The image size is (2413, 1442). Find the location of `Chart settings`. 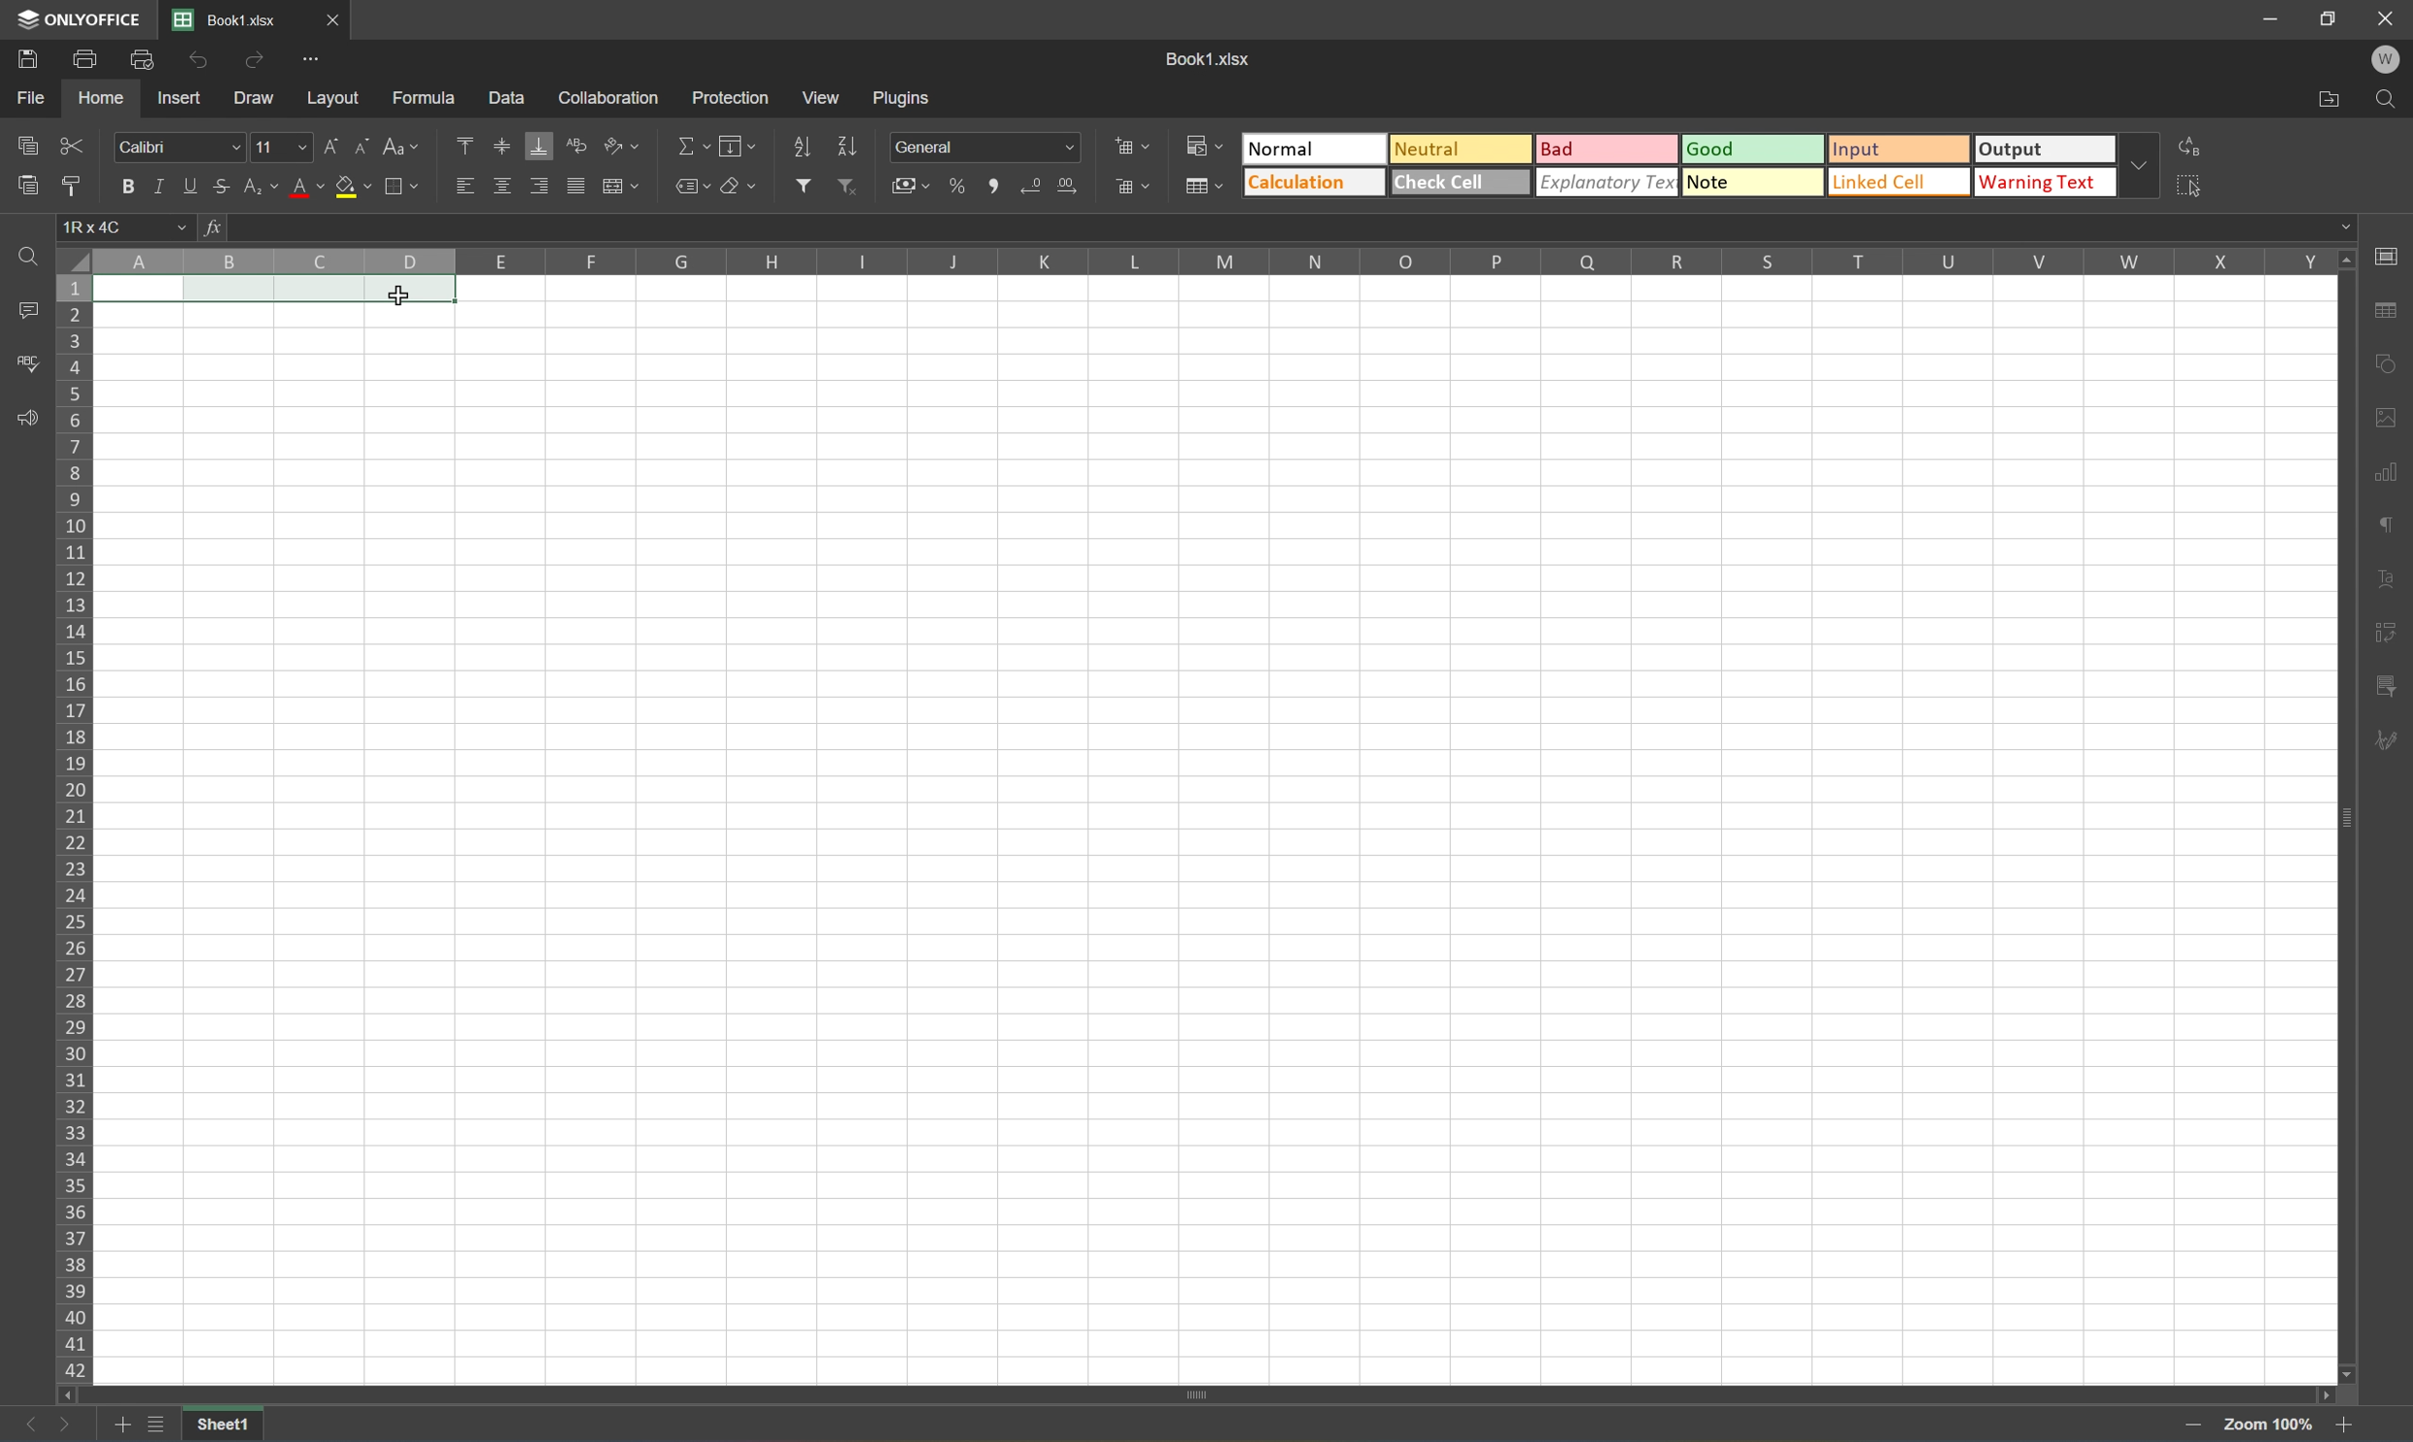

Chart settings is located at coordinates (2383, 471).